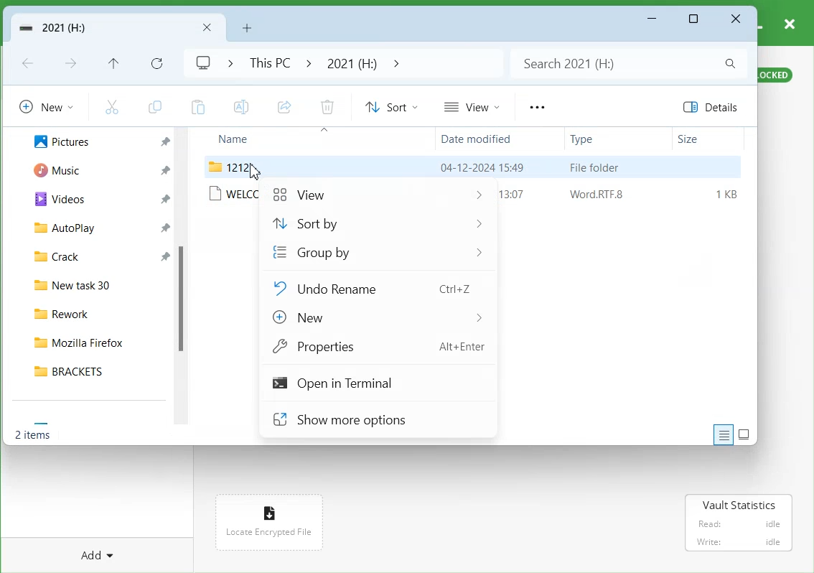 The height and width of the screenshot is (573, 814). Describe the element at coordinates (599, 195) in the screenshot. I see `Word RTF.8` at that location.